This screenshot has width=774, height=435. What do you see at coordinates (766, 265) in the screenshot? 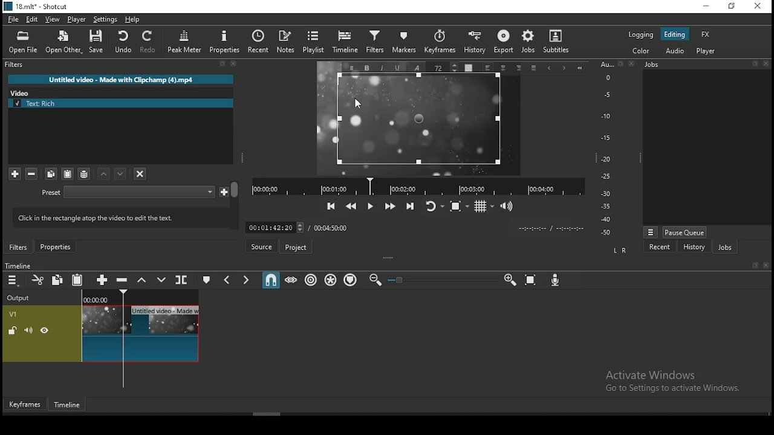
I see `Close` at bounding box center [766, 265].